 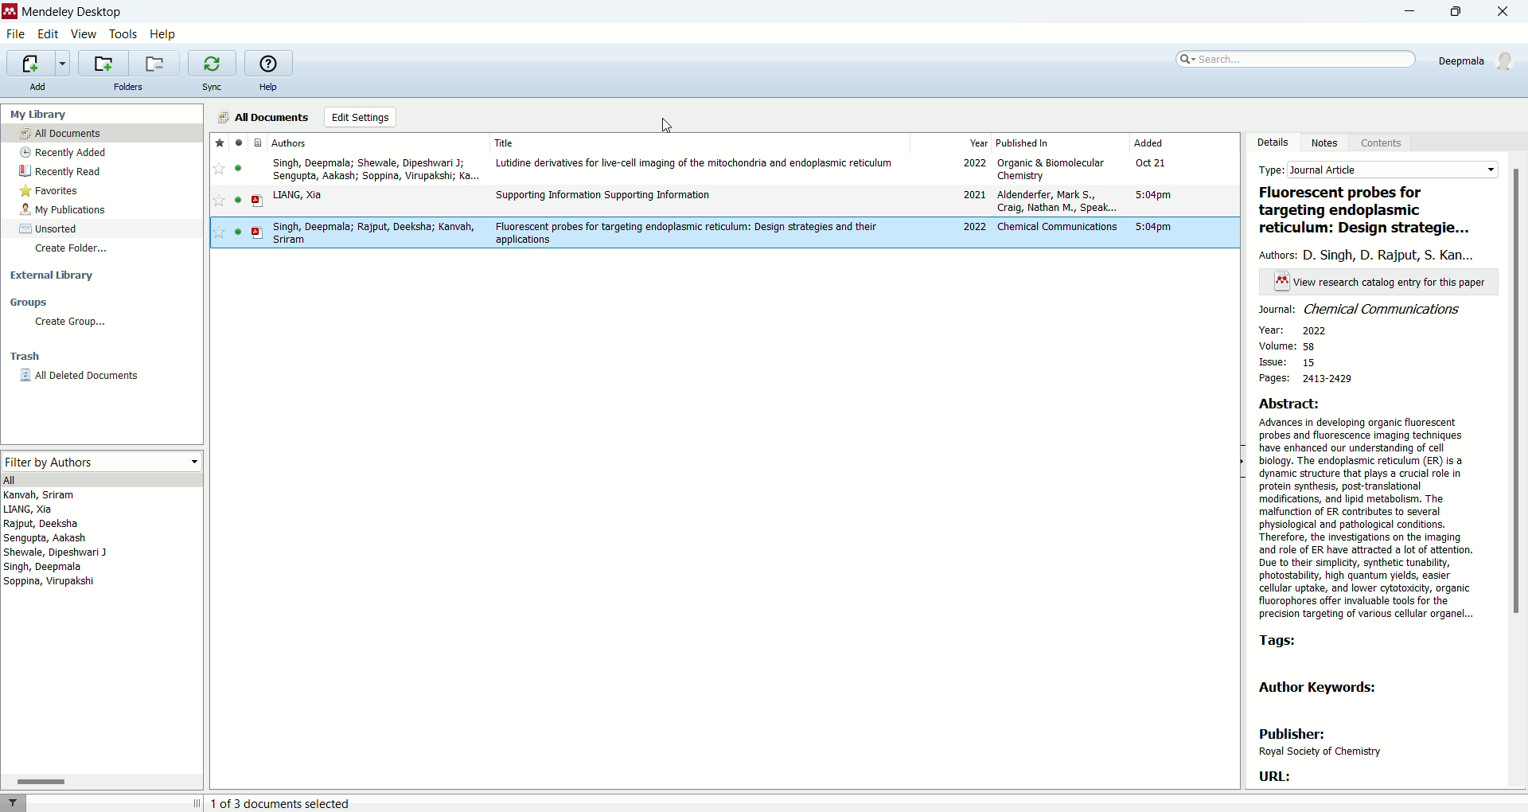 I want to click on Organic & Biomolecular Chemistry, so click(x=1052, y=169).